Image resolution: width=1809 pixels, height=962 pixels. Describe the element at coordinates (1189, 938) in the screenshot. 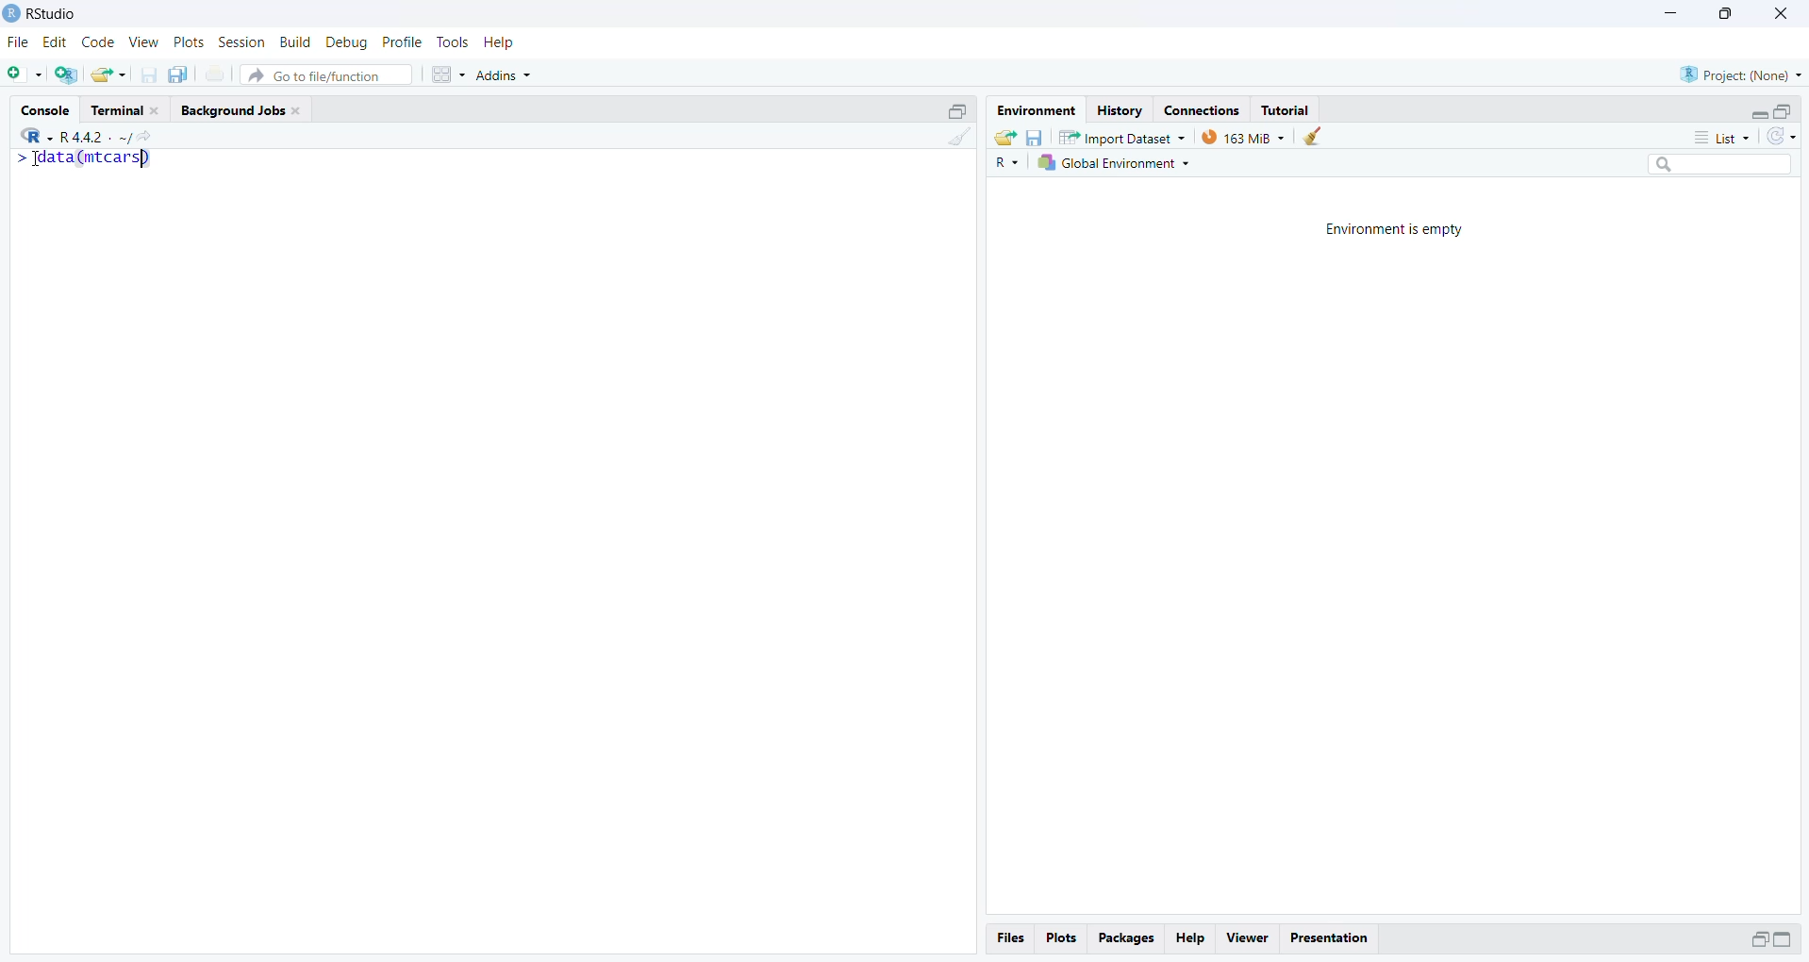

I see `help` at that location.